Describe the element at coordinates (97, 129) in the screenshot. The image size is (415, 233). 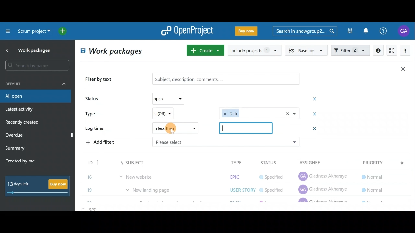
I see `Log time` at that location.